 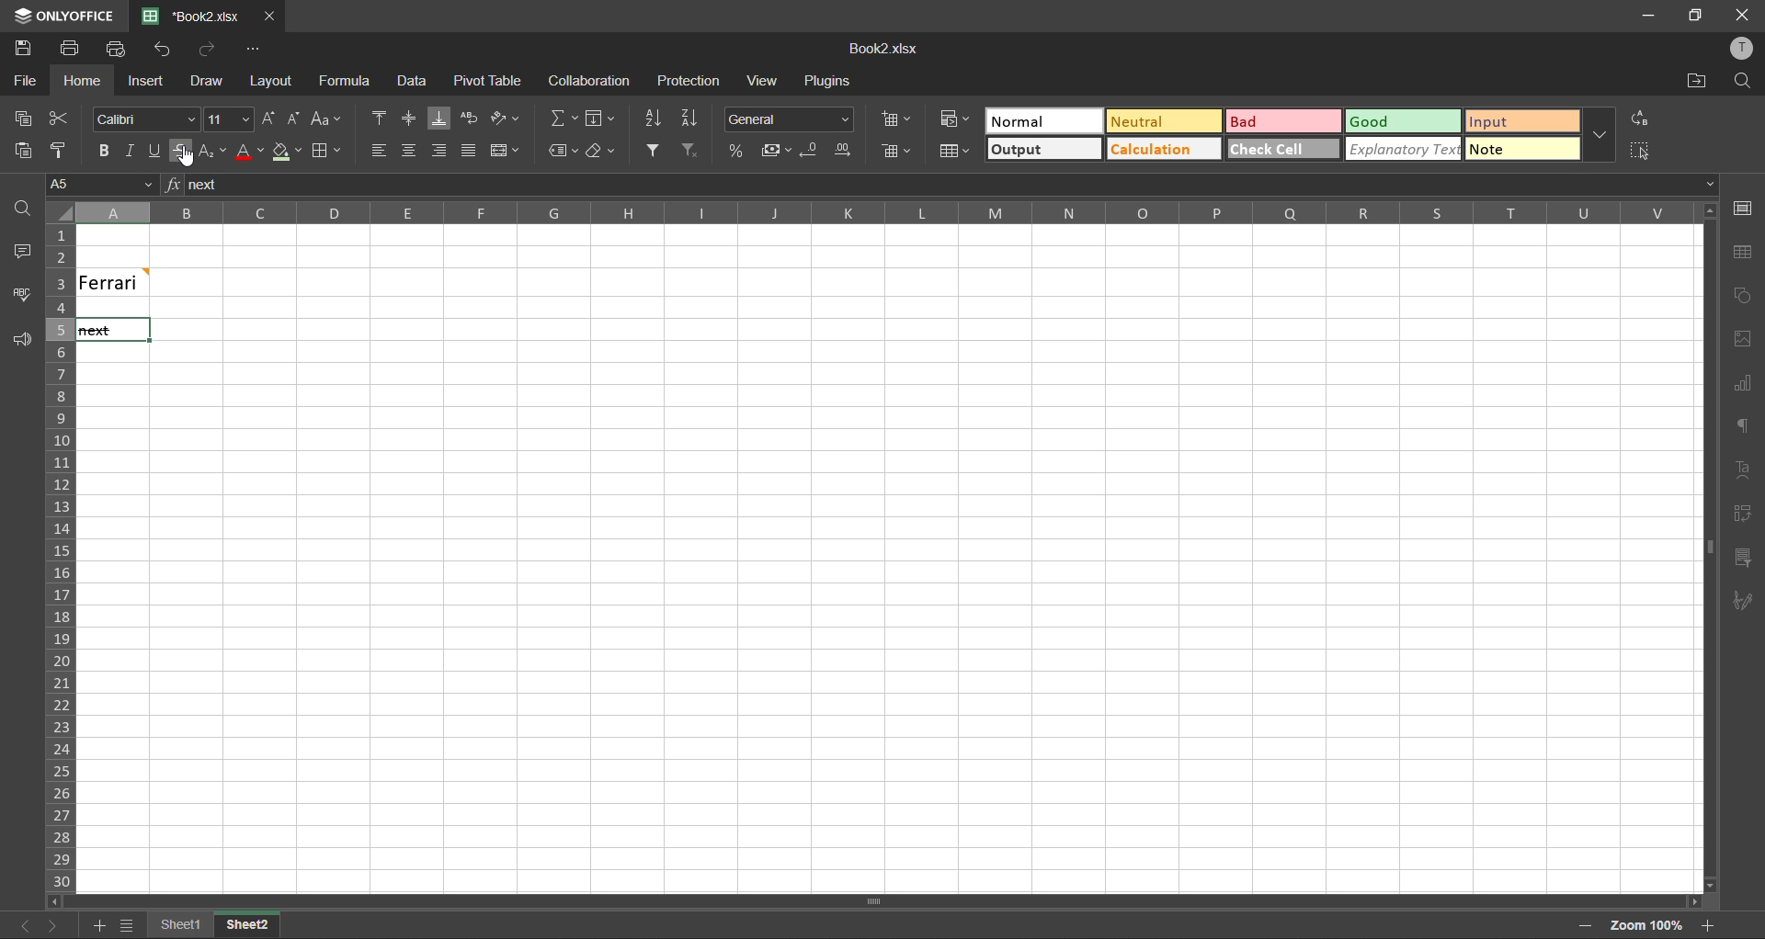 I want to click on Scrollbar, so click(x=873, y=901).